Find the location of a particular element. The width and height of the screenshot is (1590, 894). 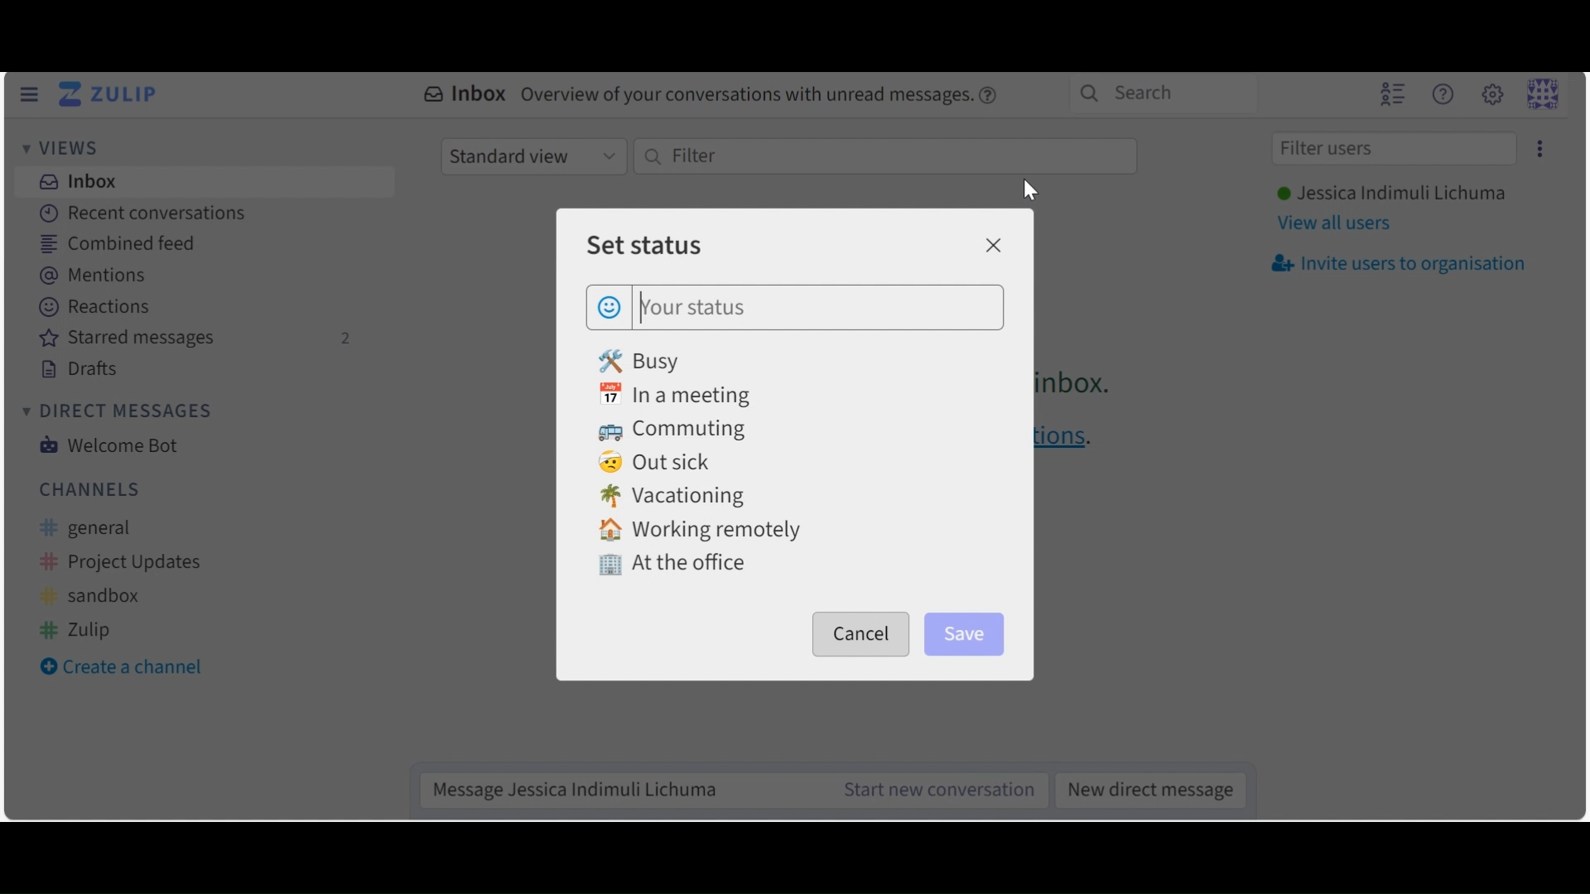

Reply message is located at coordinates (618, 789).